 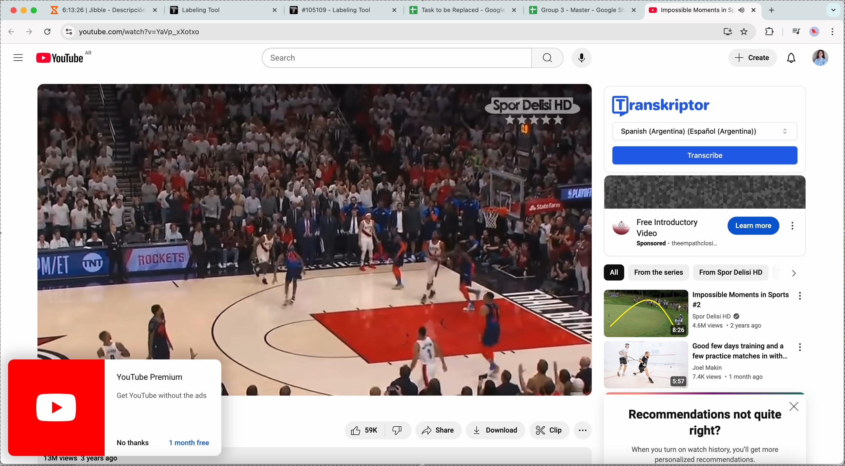 What do you see at coordinates (495, 431) in the screenshot?
I see `download` at bounding box center [495, 431].